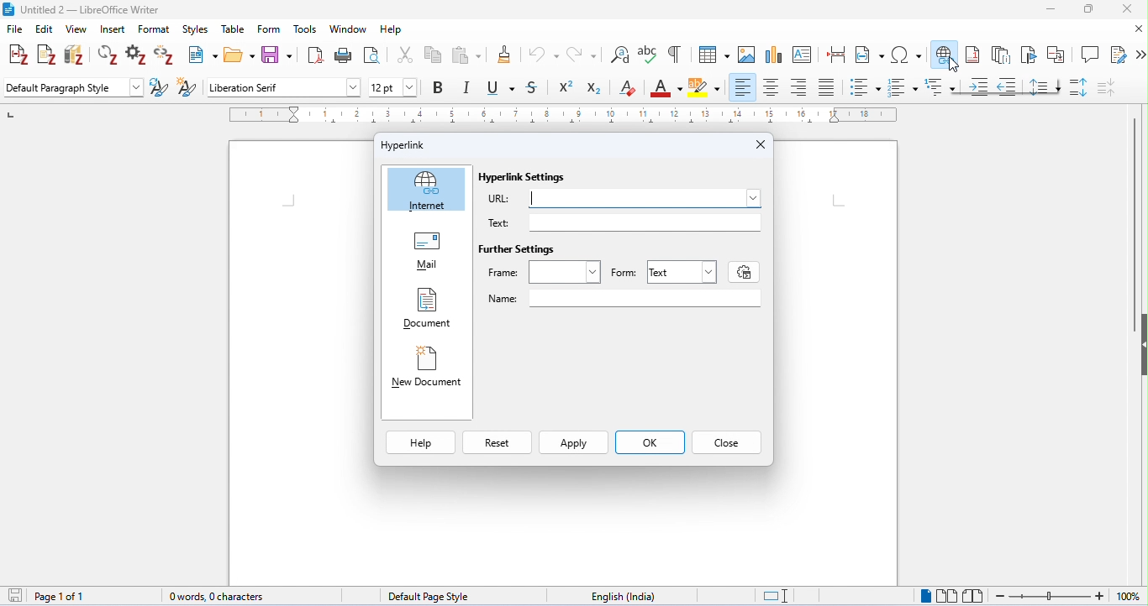  What do you see at coordinates (566, 87) in the screenshot?
I see `superscript` at bounding box center [566, 87].